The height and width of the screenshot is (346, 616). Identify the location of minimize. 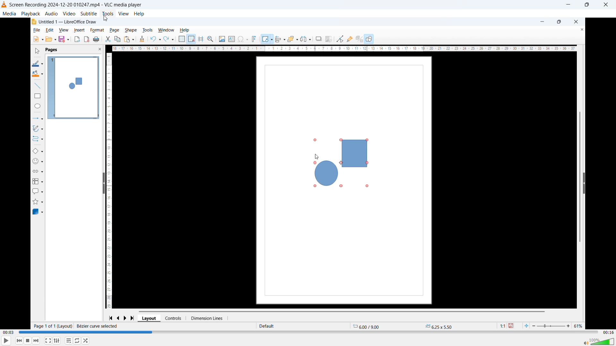
(568, 5).